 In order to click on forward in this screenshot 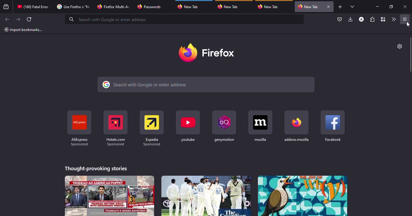, I will do `click(18, 19)`.